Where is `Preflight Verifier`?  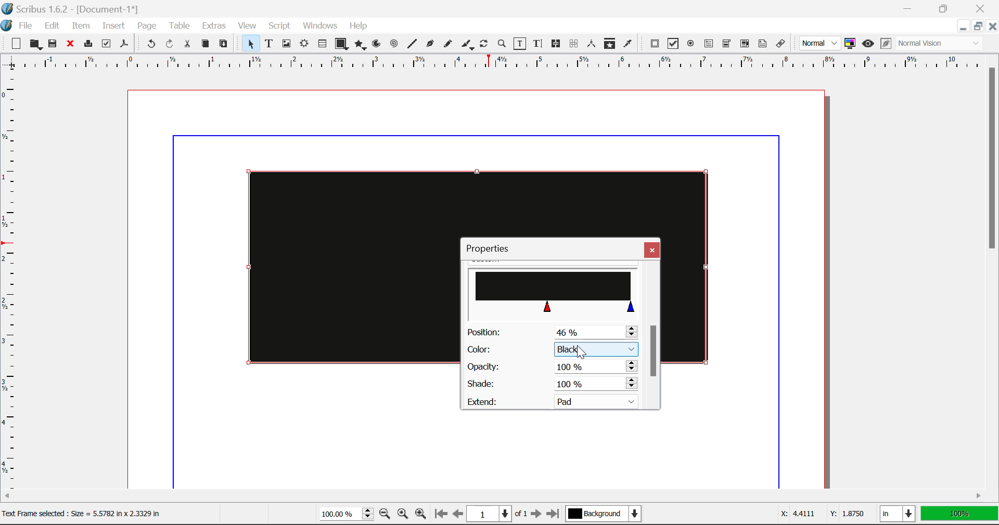 Preflight Verifier is located at coordinates (106, 45).